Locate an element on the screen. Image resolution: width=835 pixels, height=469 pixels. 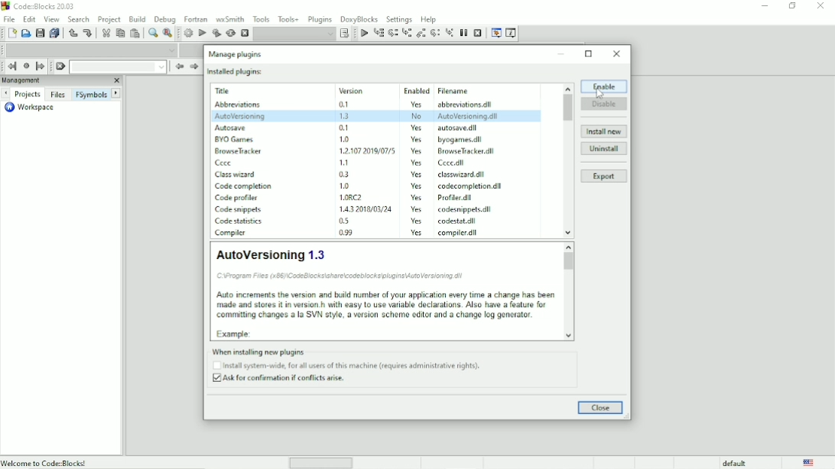
version  is located at coordinates (347, 221).